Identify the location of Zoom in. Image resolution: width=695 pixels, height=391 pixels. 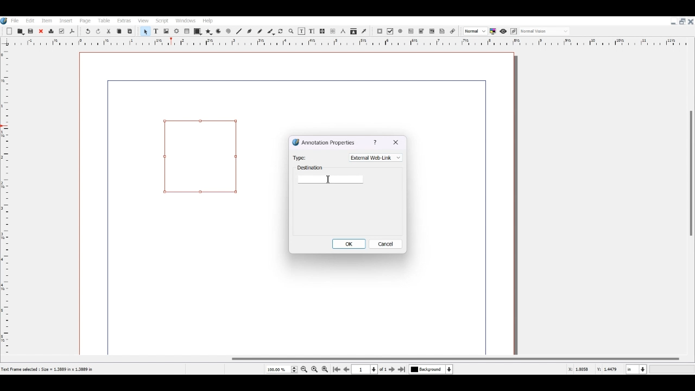
(325, 369).